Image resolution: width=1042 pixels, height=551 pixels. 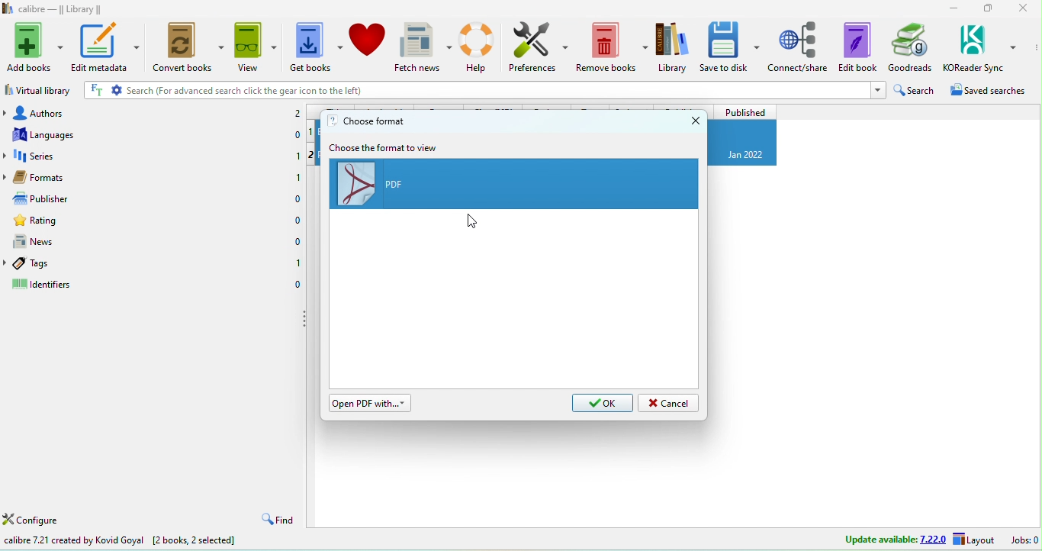 What do you see at coordinates (7, 263) in the screenshot?
I see `drop down` at bounding box center [7, 263].